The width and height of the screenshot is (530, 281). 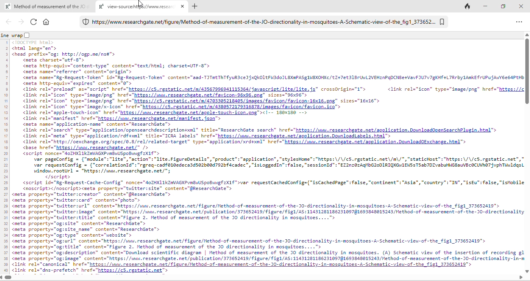 I want to click on reload, so click(x=34, y=23).